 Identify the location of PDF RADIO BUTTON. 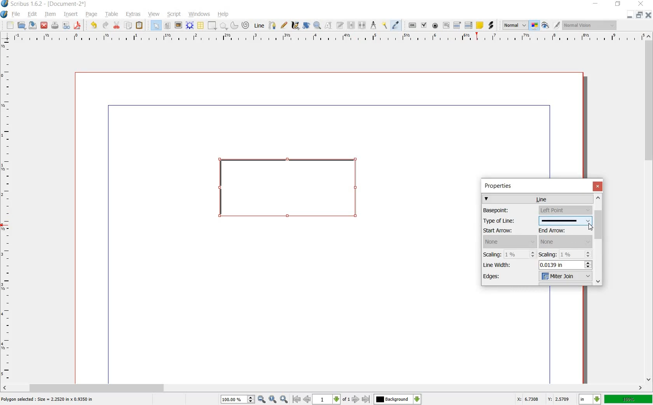
(435, 26).